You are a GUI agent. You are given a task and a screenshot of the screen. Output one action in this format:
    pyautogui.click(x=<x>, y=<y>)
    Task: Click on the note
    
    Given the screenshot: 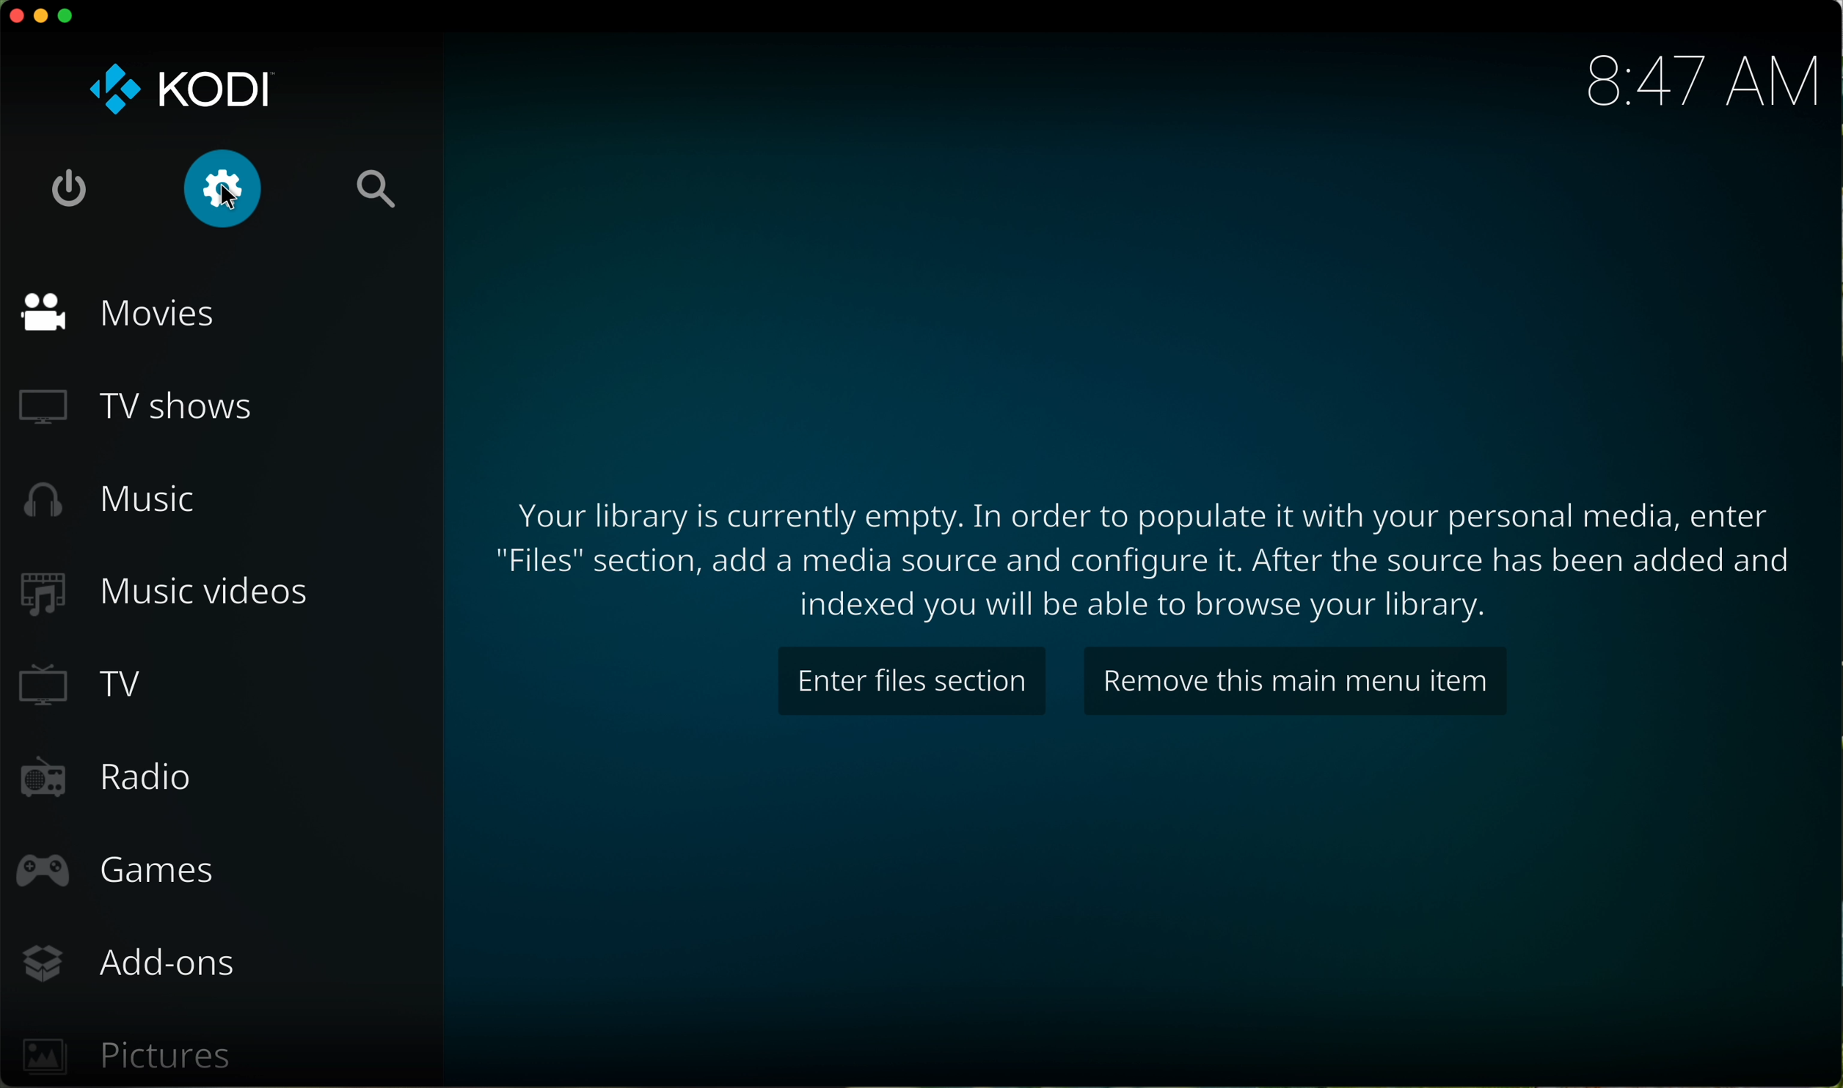 What is the action you would take?
    pyautogui.click(x=1145, y=559)
    